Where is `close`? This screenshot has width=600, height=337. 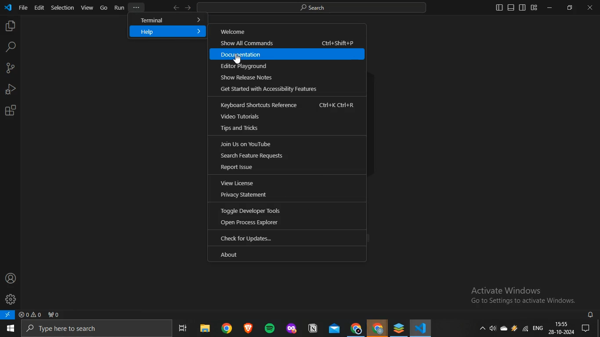
close is located at coordinates (590, 7).